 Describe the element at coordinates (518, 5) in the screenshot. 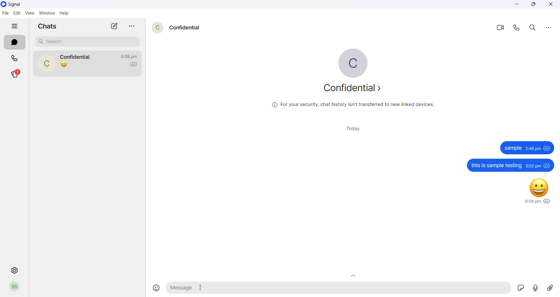

I see `minimize` at that location.